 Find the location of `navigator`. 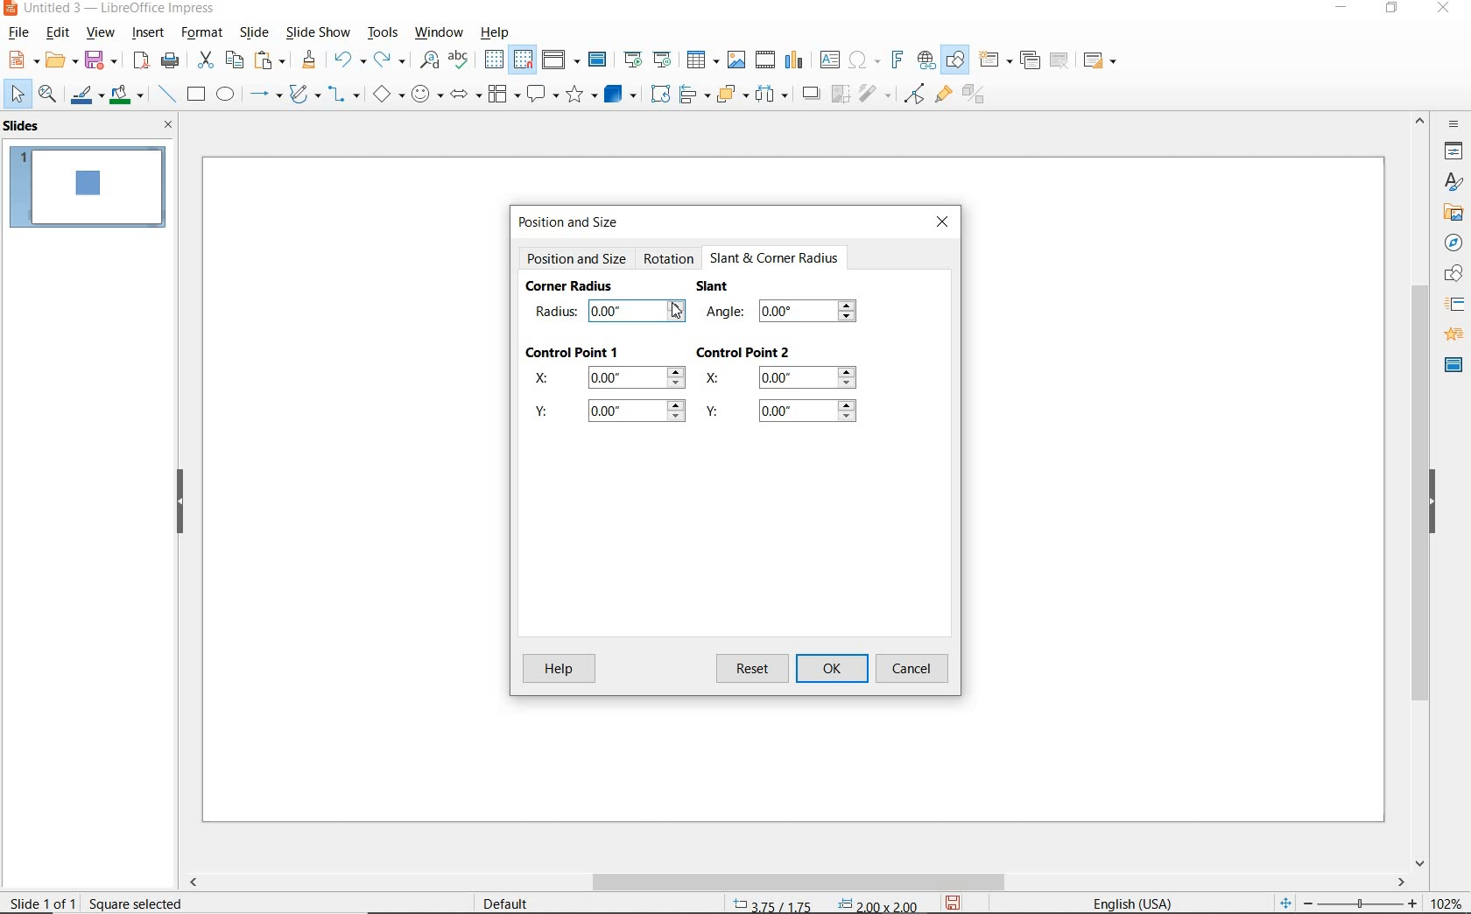

navigator is located at coordinates (1450, 243).